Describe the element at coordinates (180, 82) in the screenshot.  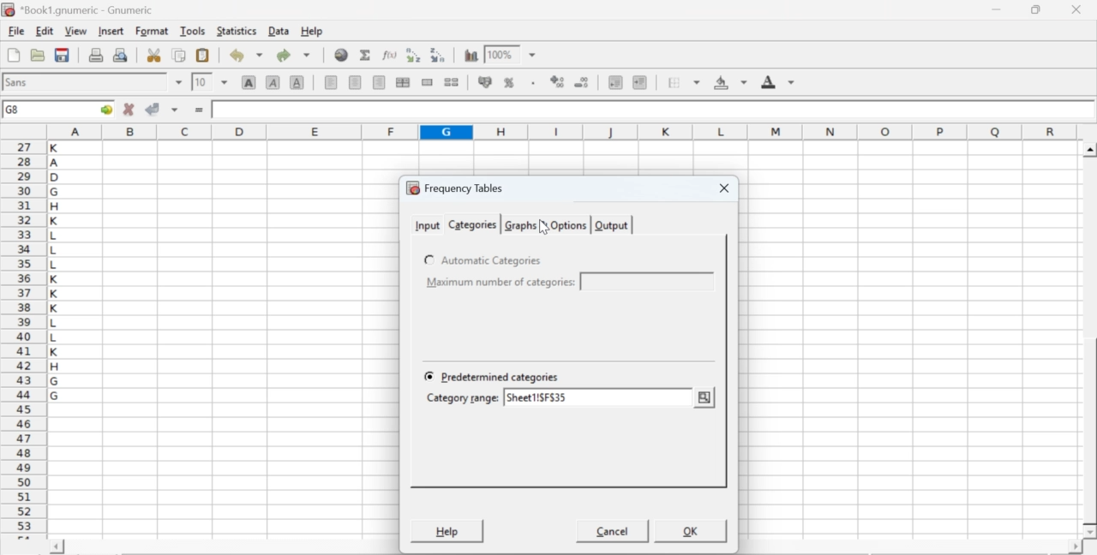
I see `drop down` at that location.